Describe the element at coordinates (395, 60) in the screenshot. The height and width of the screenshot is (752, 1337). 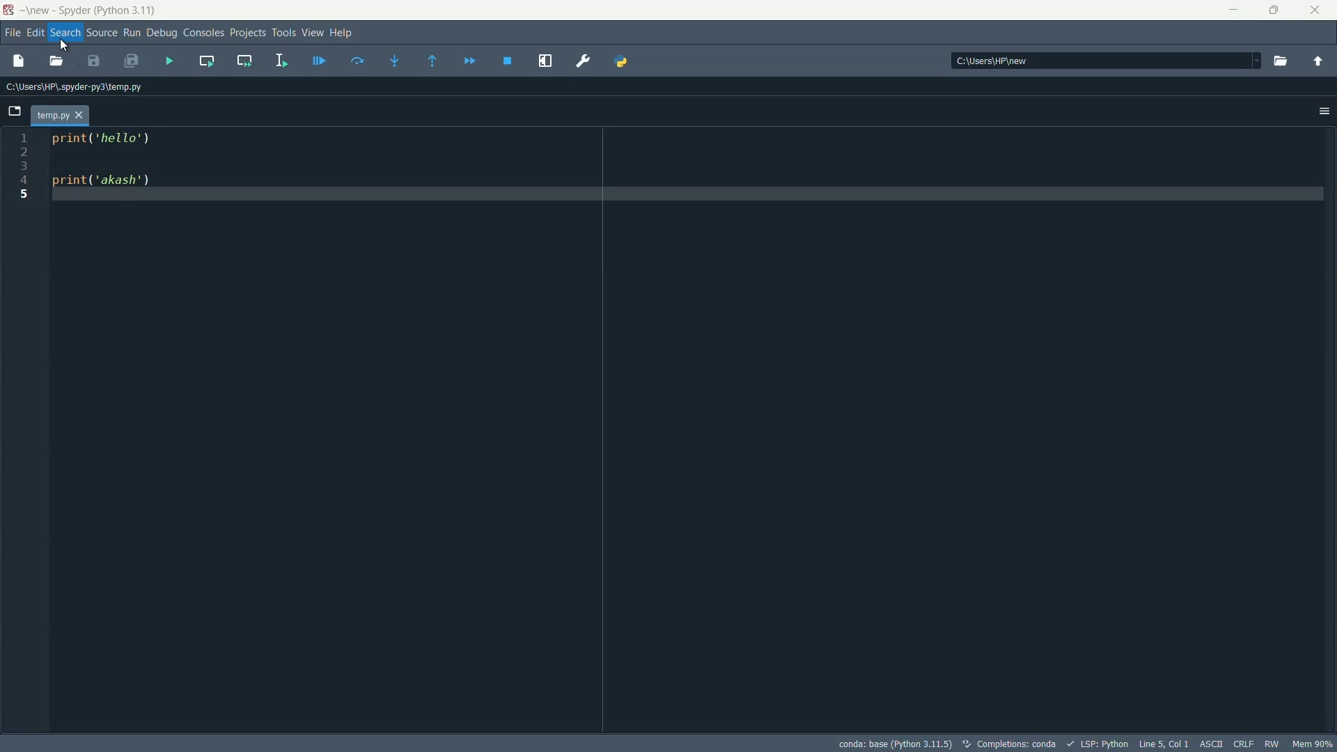
I see `step into function` at that location.